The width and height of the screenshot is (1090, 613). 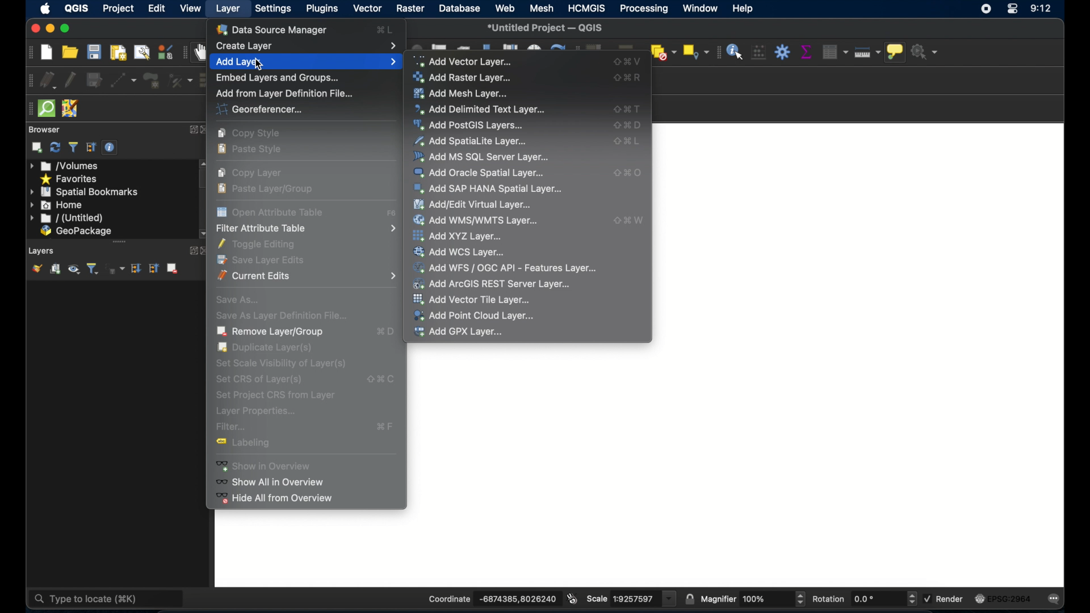 What do you see at coordinates (1057, 599) in the screenshot?
I see `messages` at bounding box center [1057, 599].